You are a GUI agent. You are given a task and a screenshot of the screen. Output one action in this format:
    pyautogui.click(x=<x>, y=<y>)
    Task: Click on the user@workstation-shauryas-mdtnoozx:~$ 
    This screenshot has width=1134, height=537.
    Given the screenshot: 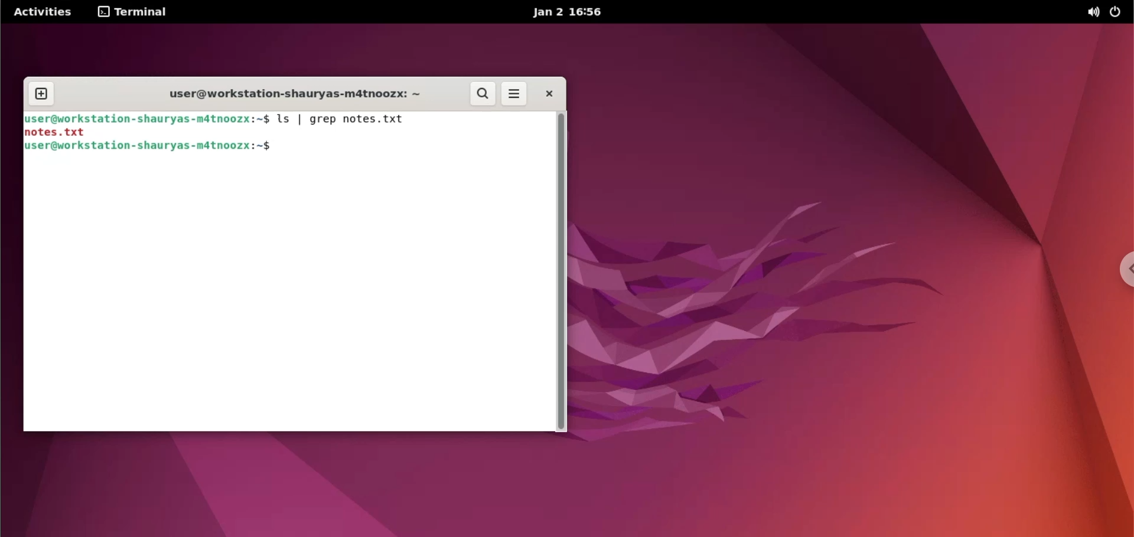 What is the action you would take?
    pyautogui.click(x=148, y=118)
    